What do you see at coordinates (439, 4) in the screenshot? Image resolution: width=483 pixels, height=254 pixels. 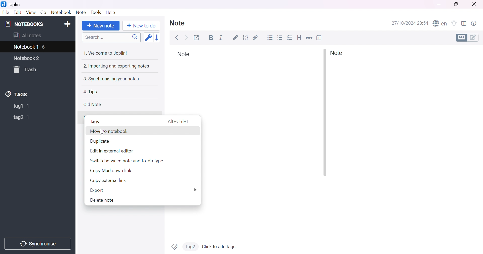 I see `Minimize` at bounding box center [439, 4].